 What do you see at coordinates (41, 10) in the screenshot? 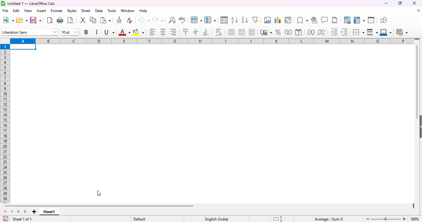
I see `insert` at bounding box center [41, 10].